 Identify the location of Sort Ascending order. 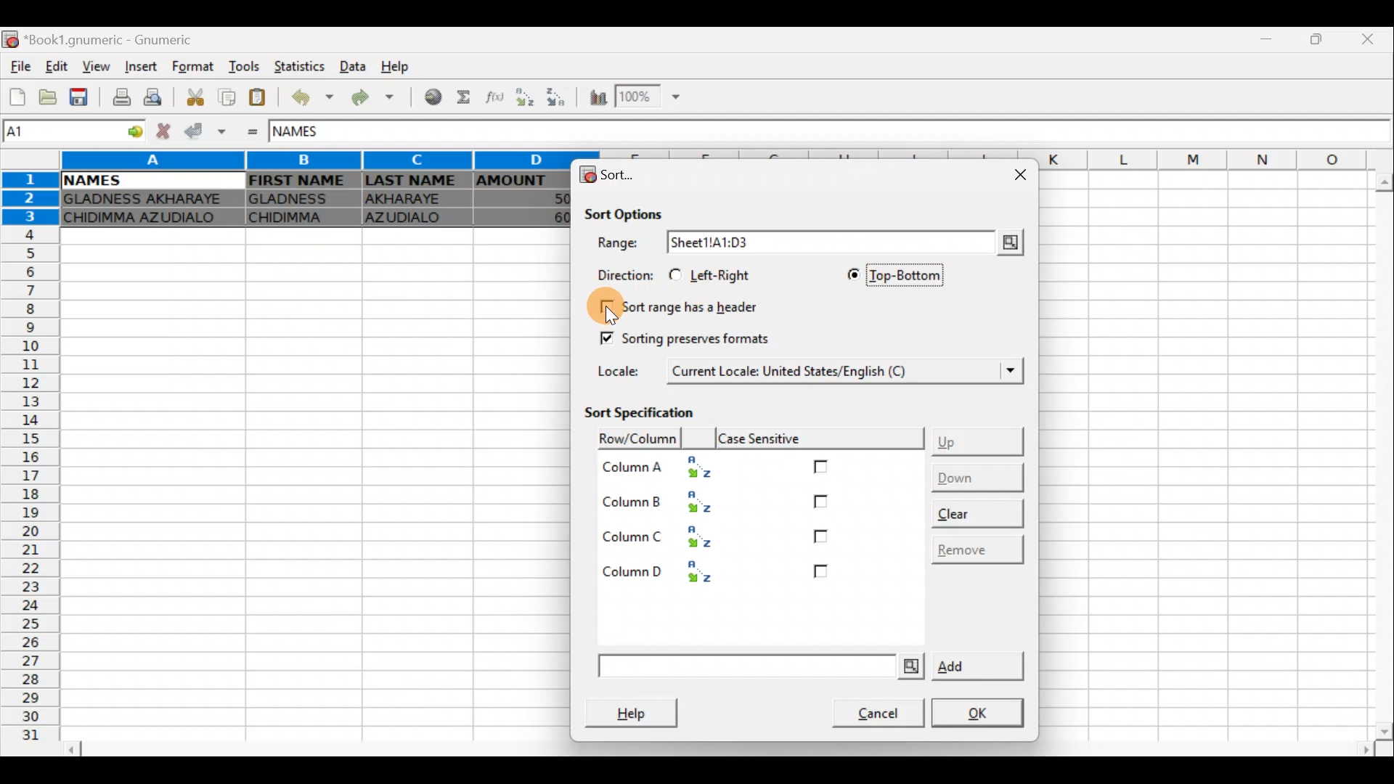
(523, 97).